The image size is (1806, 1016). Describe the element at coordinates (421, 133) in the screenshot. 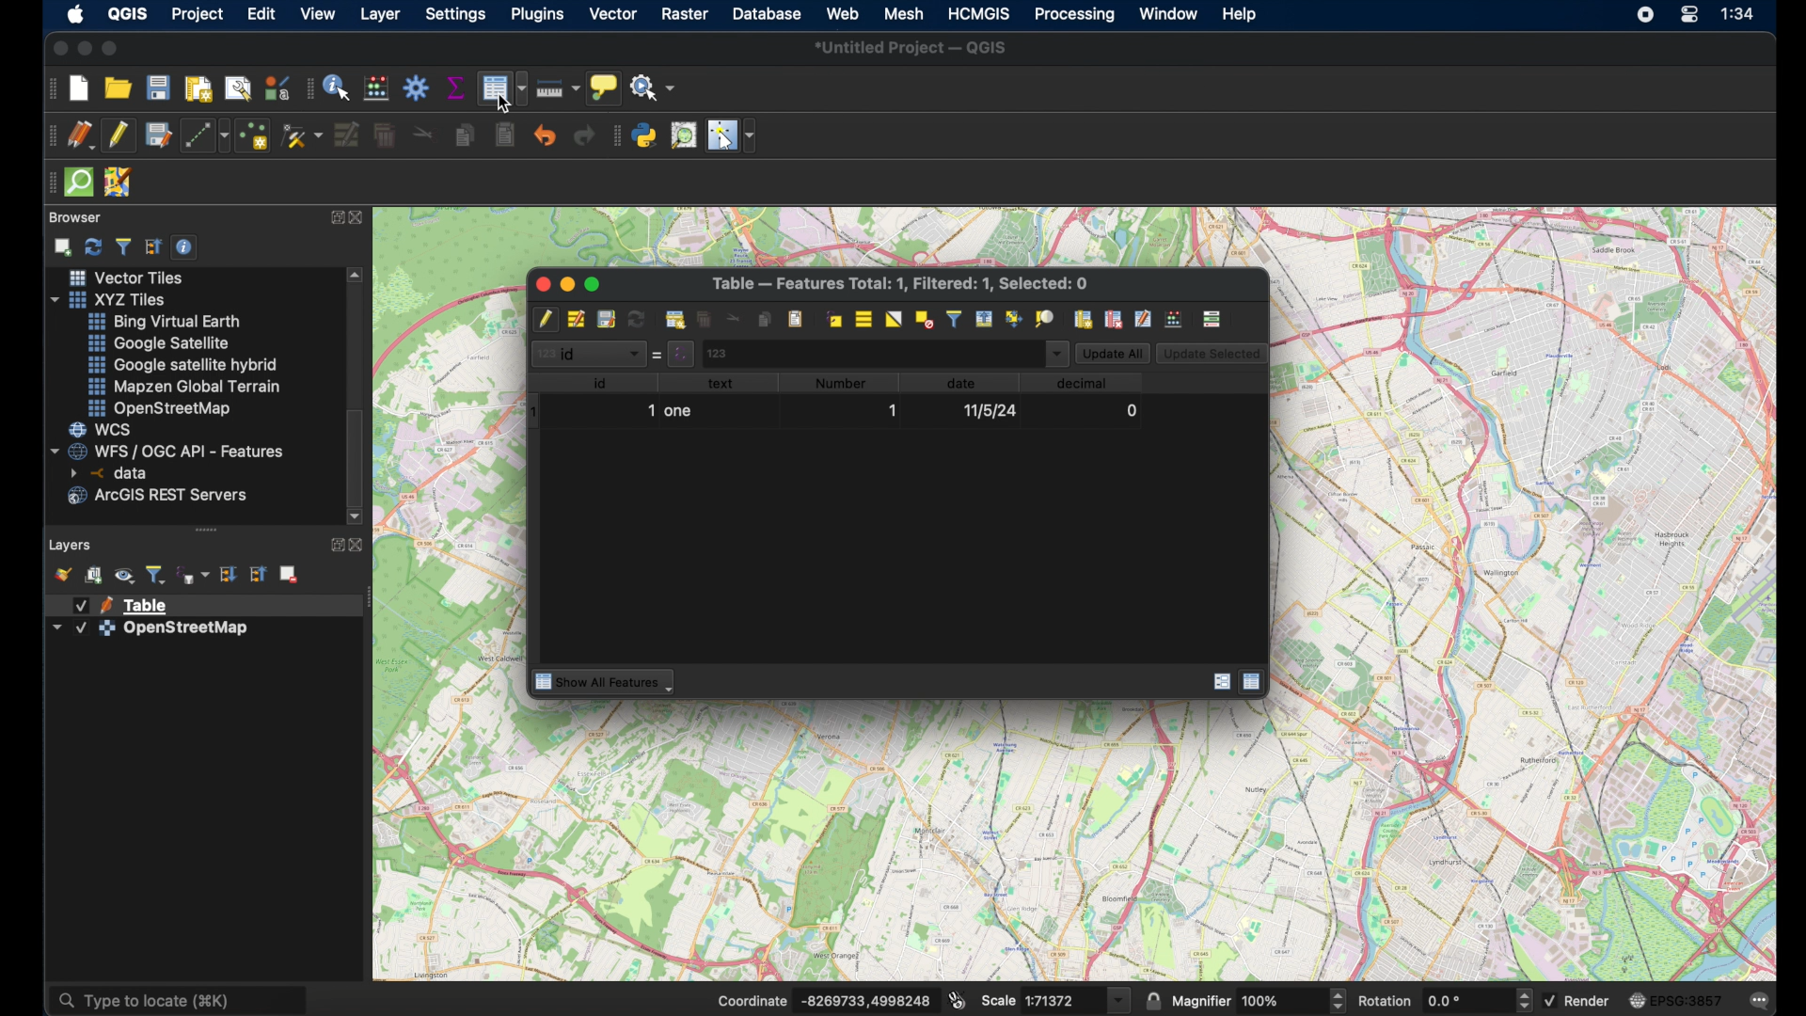

I see `cut features` at that location.